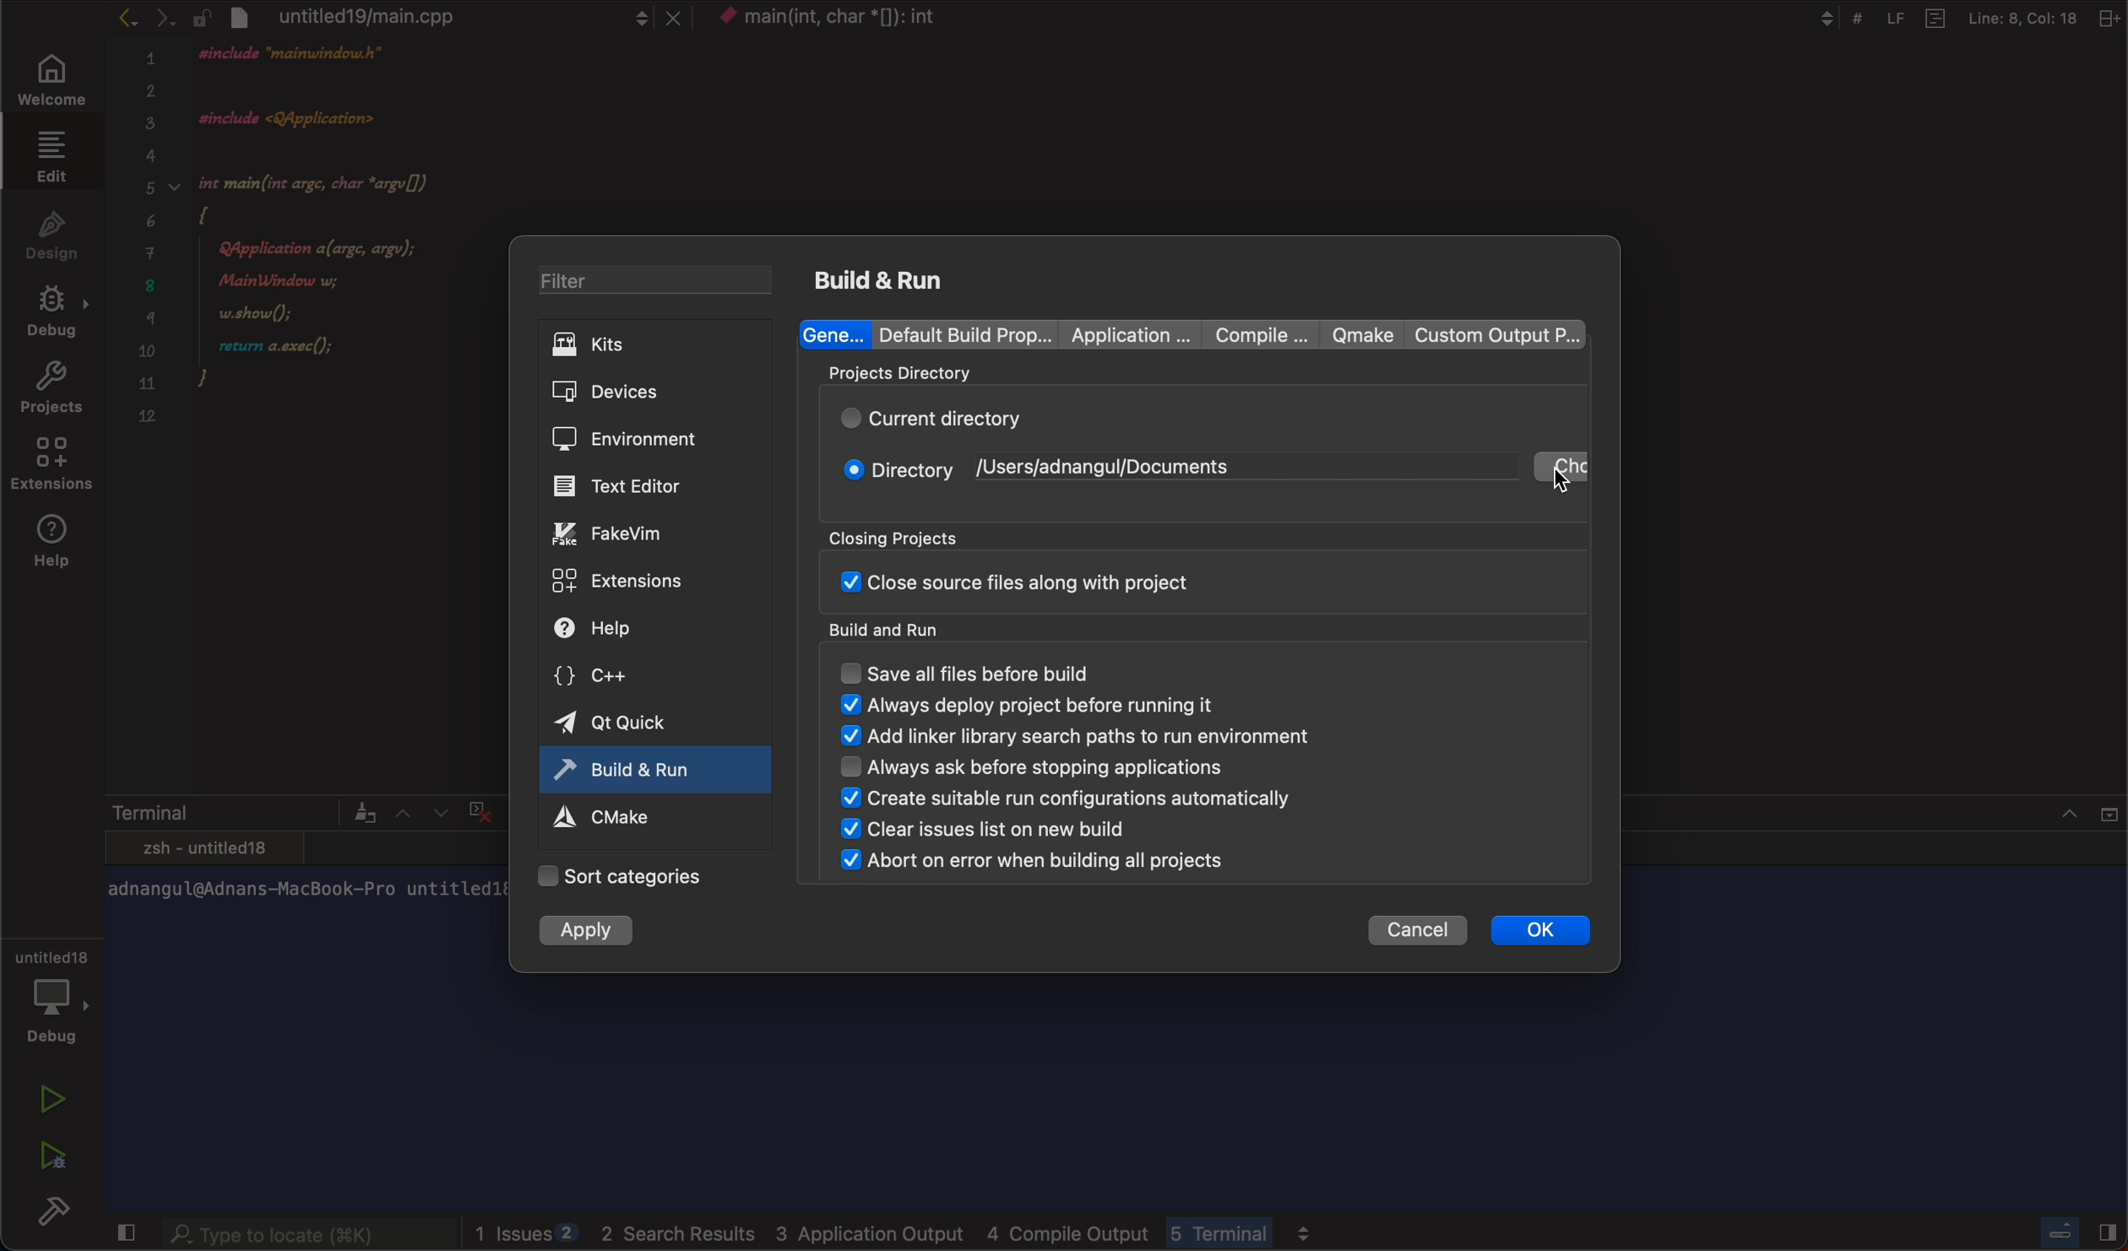  What do you see at coordinates (611, 815) in the screenshot?
I see `cmake` at bounding box center [611, 815].